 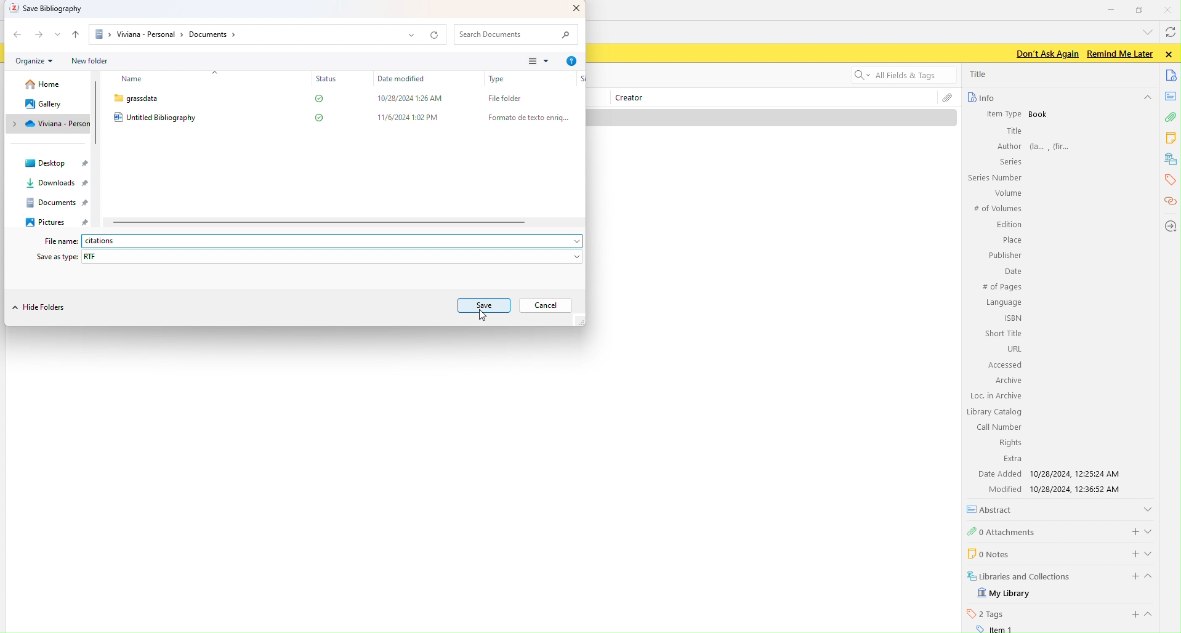 I want to click on show, so click(x=1153, y=553).